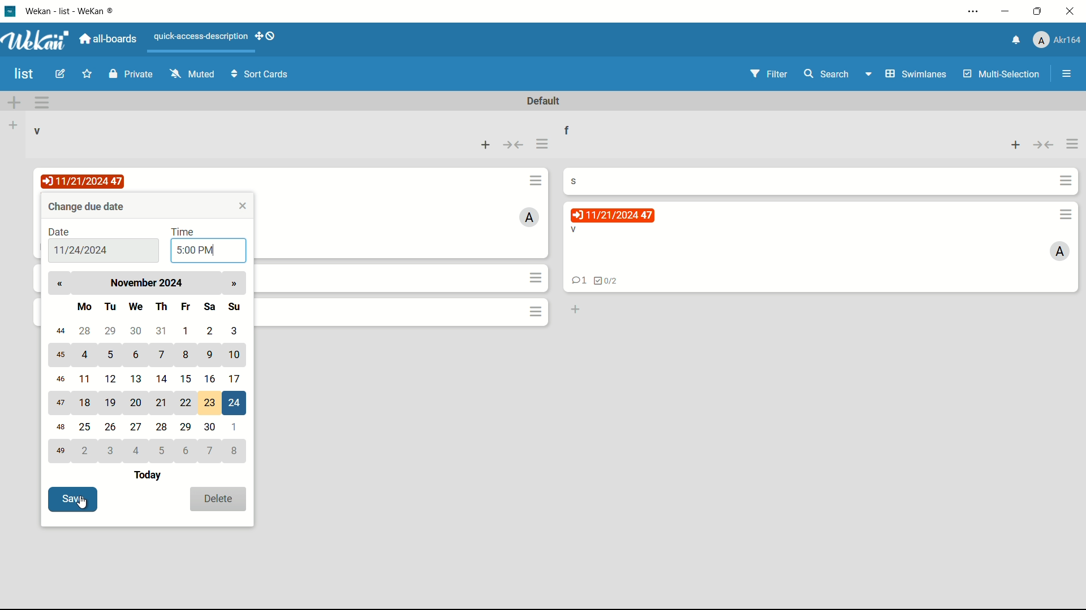 Image resolution: width=1086 pixels, height=610 pixels. Describe the element at coordinates (138, 355) in the screenshot. I see `6` at that location.